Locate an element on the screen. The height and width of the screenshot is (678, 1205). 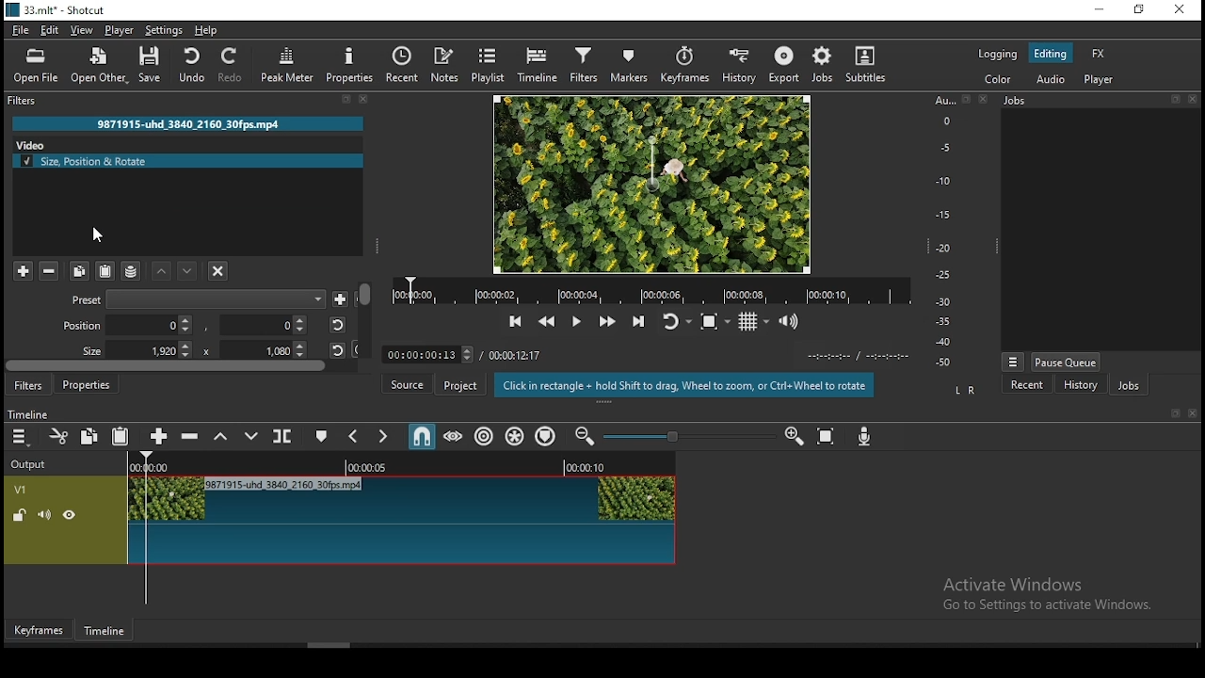
fx is located at coordinates (1099, 54).